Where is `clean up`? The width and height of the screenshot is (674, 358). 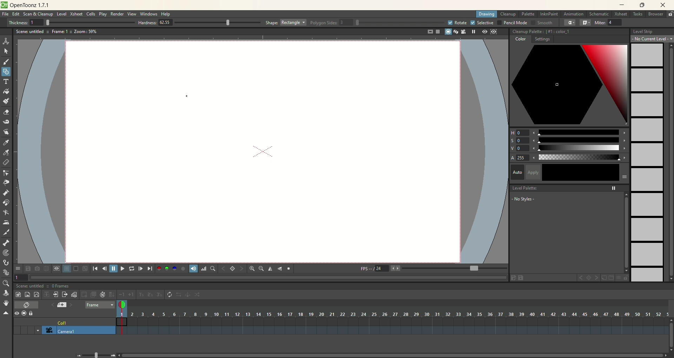 clean up is located at coordinates (508, 14).